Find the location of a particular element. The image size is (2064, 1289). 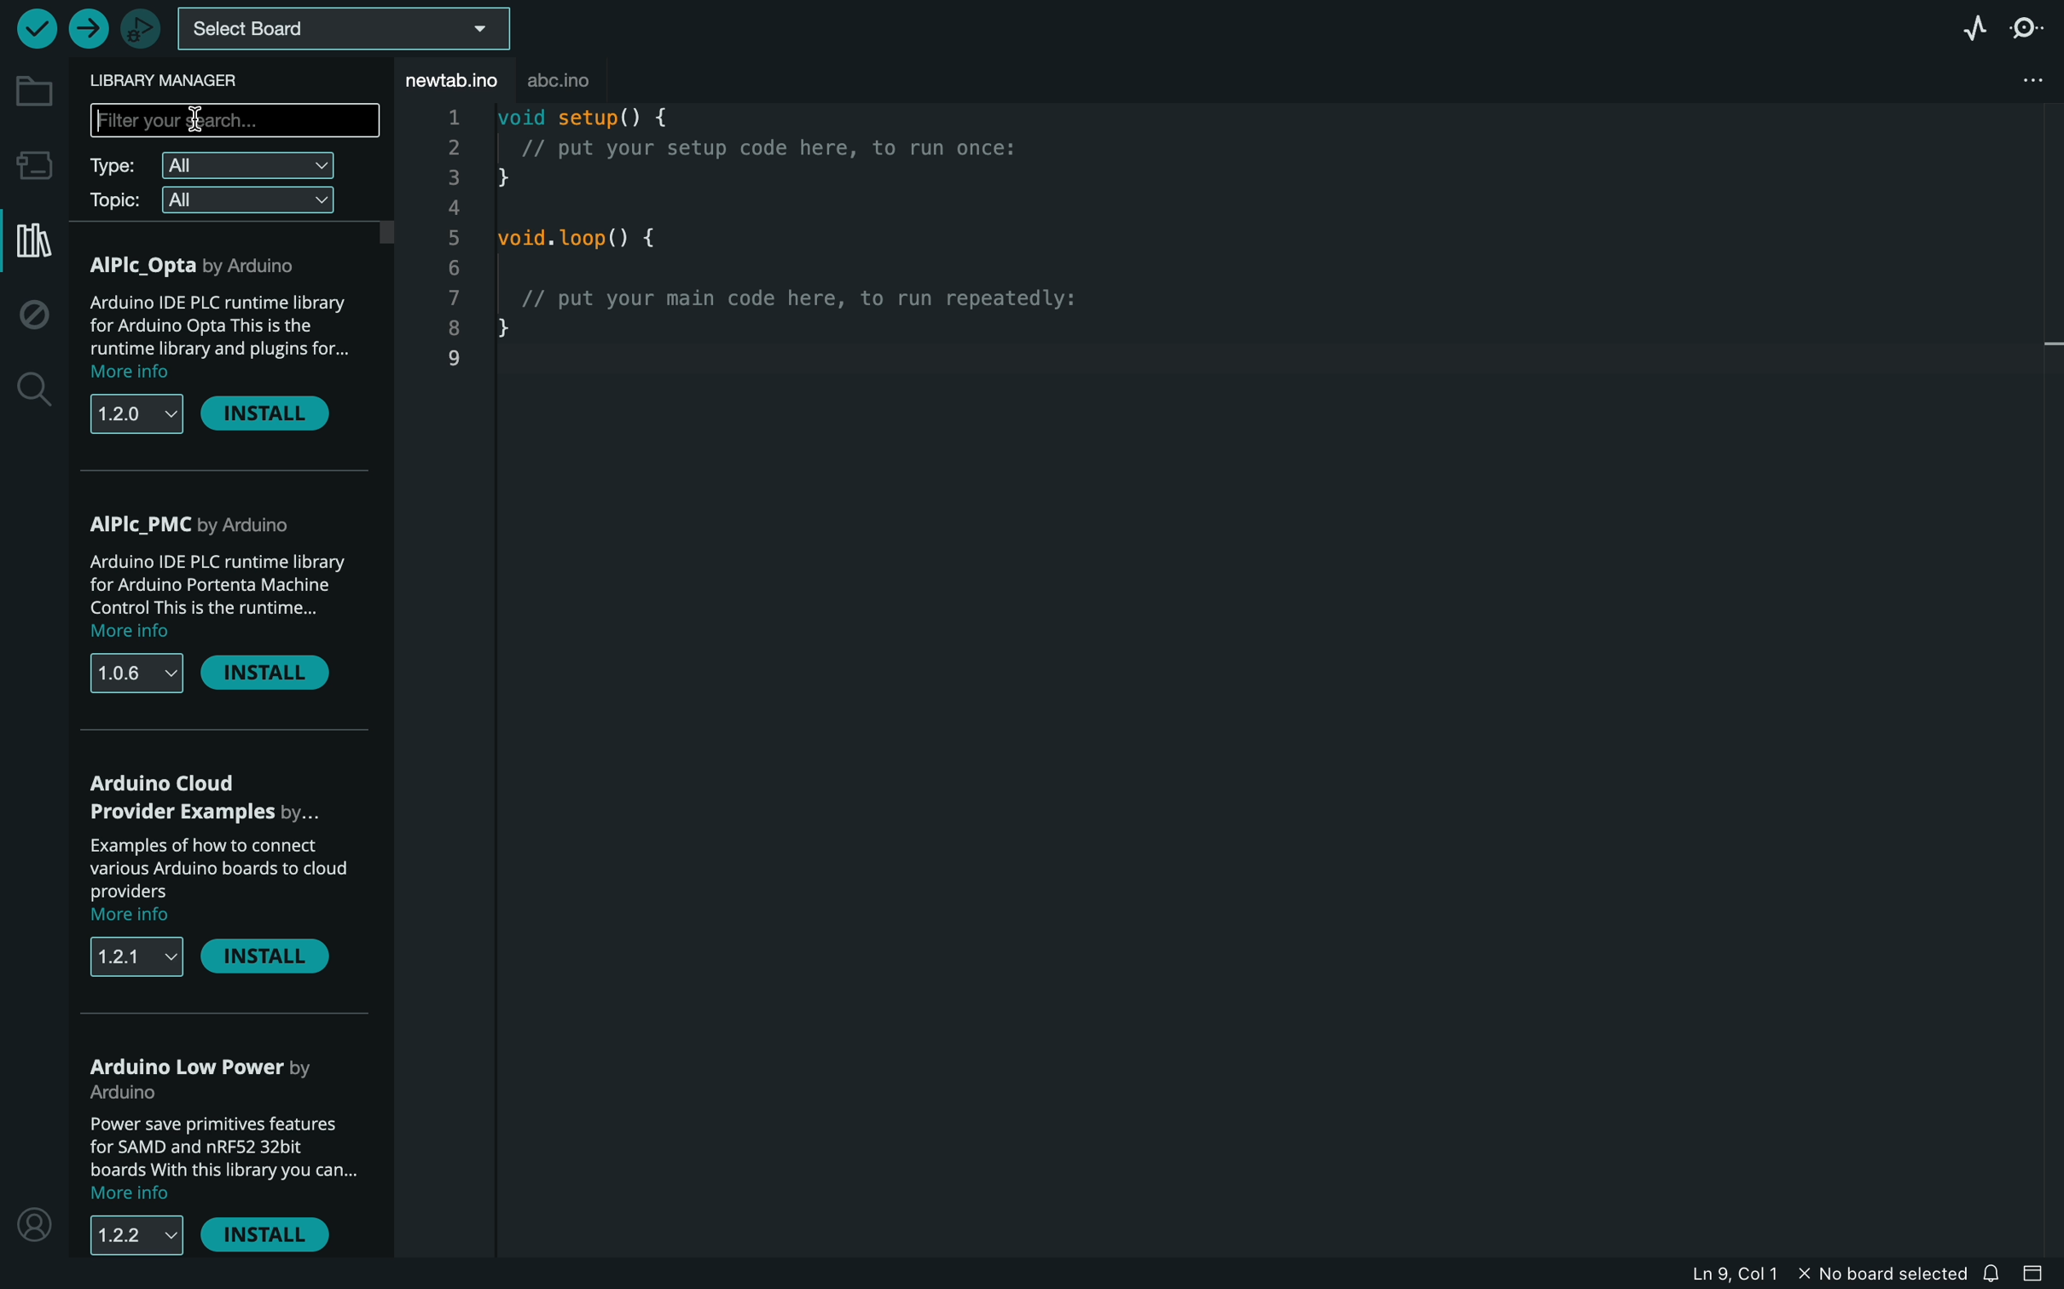

file information is located at coordinates (1754, 1267).